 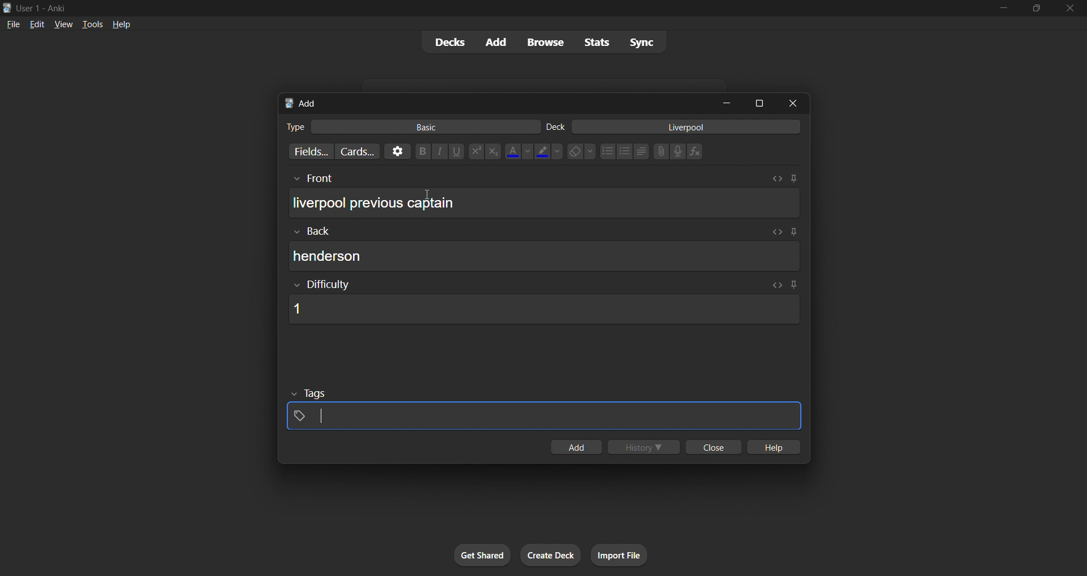 What do you see at coordinates (581, 151) in the screenshot?
I see `clear` at bounding box center [581, 151].